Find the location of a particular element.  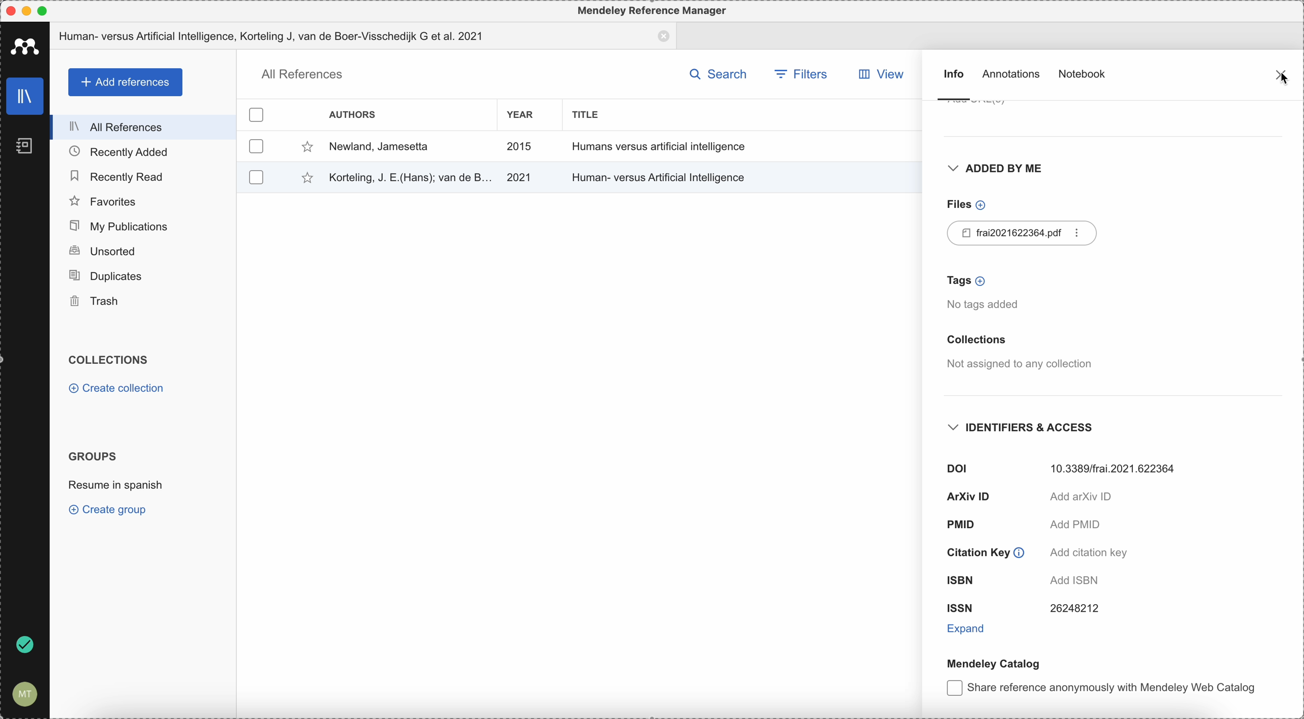

identifiers and access is located at coordinates (1026, 428).